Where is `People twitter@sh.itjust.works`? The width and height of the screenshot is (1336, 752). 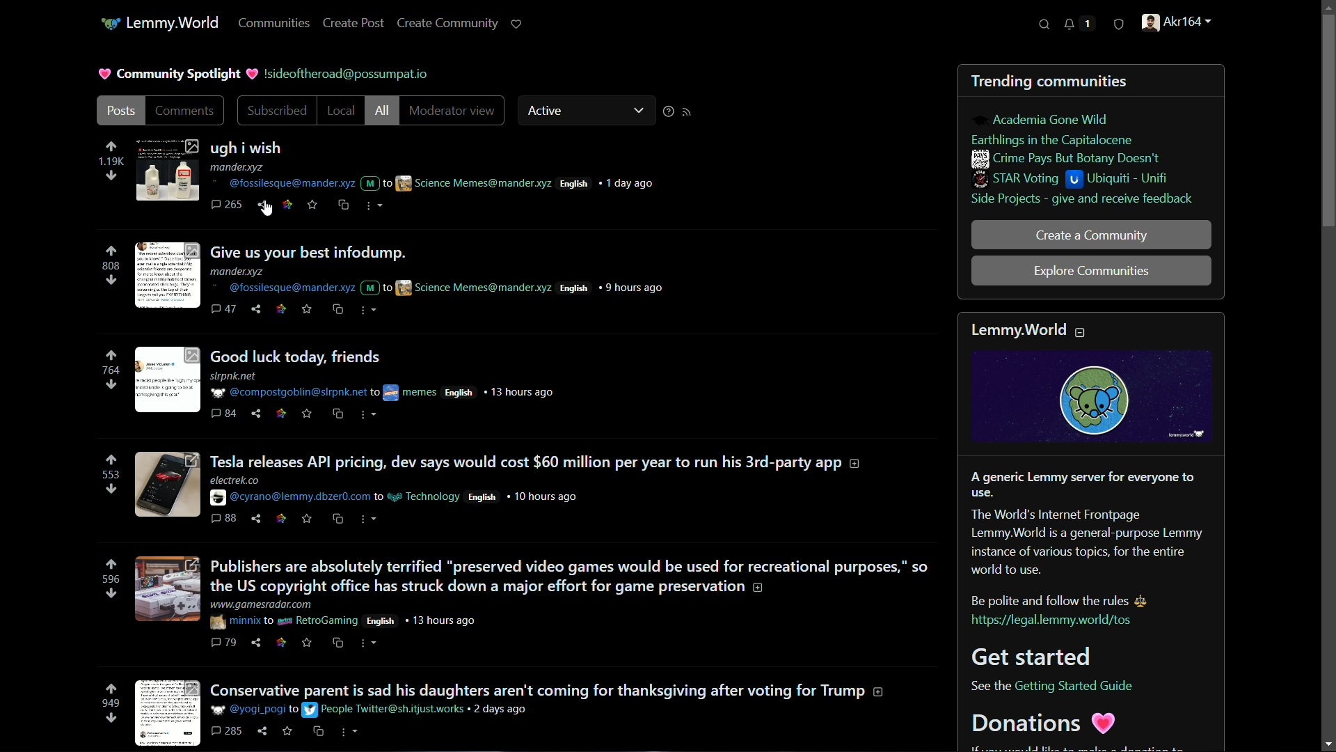 People twitter@sh.itjust.works is located at coordinates (385, 710).